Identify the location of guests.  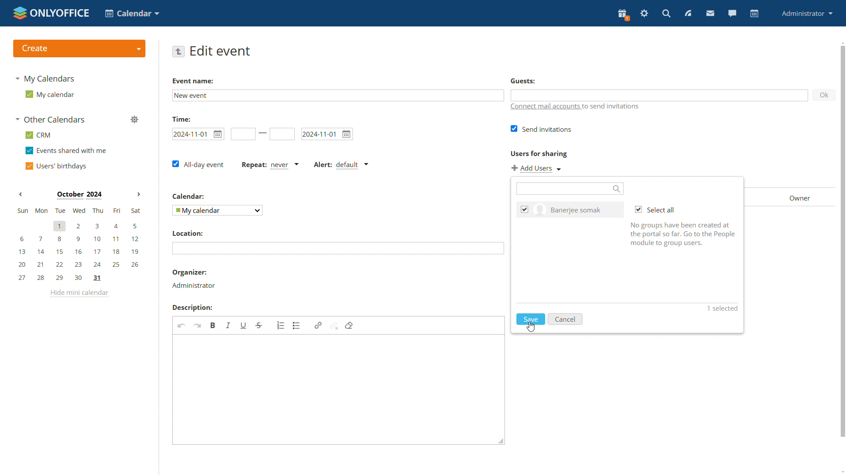
(660, 95).